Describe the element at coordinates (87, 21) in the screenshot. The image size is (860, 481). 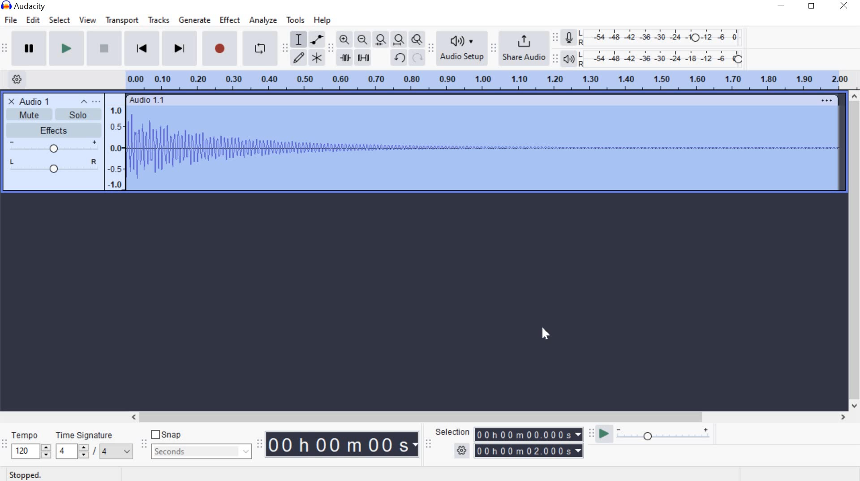
I see `view` at that location.